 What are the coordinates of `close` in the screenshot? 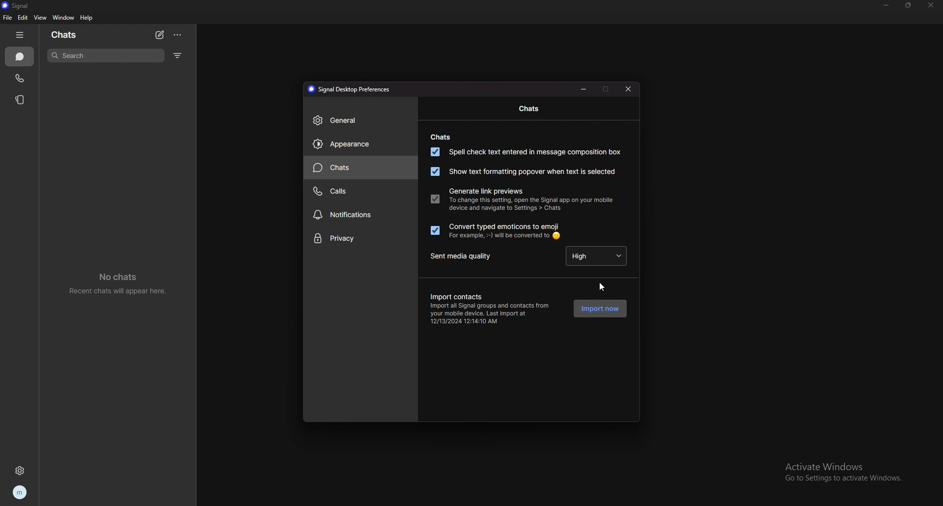 It's located at (629, 88).